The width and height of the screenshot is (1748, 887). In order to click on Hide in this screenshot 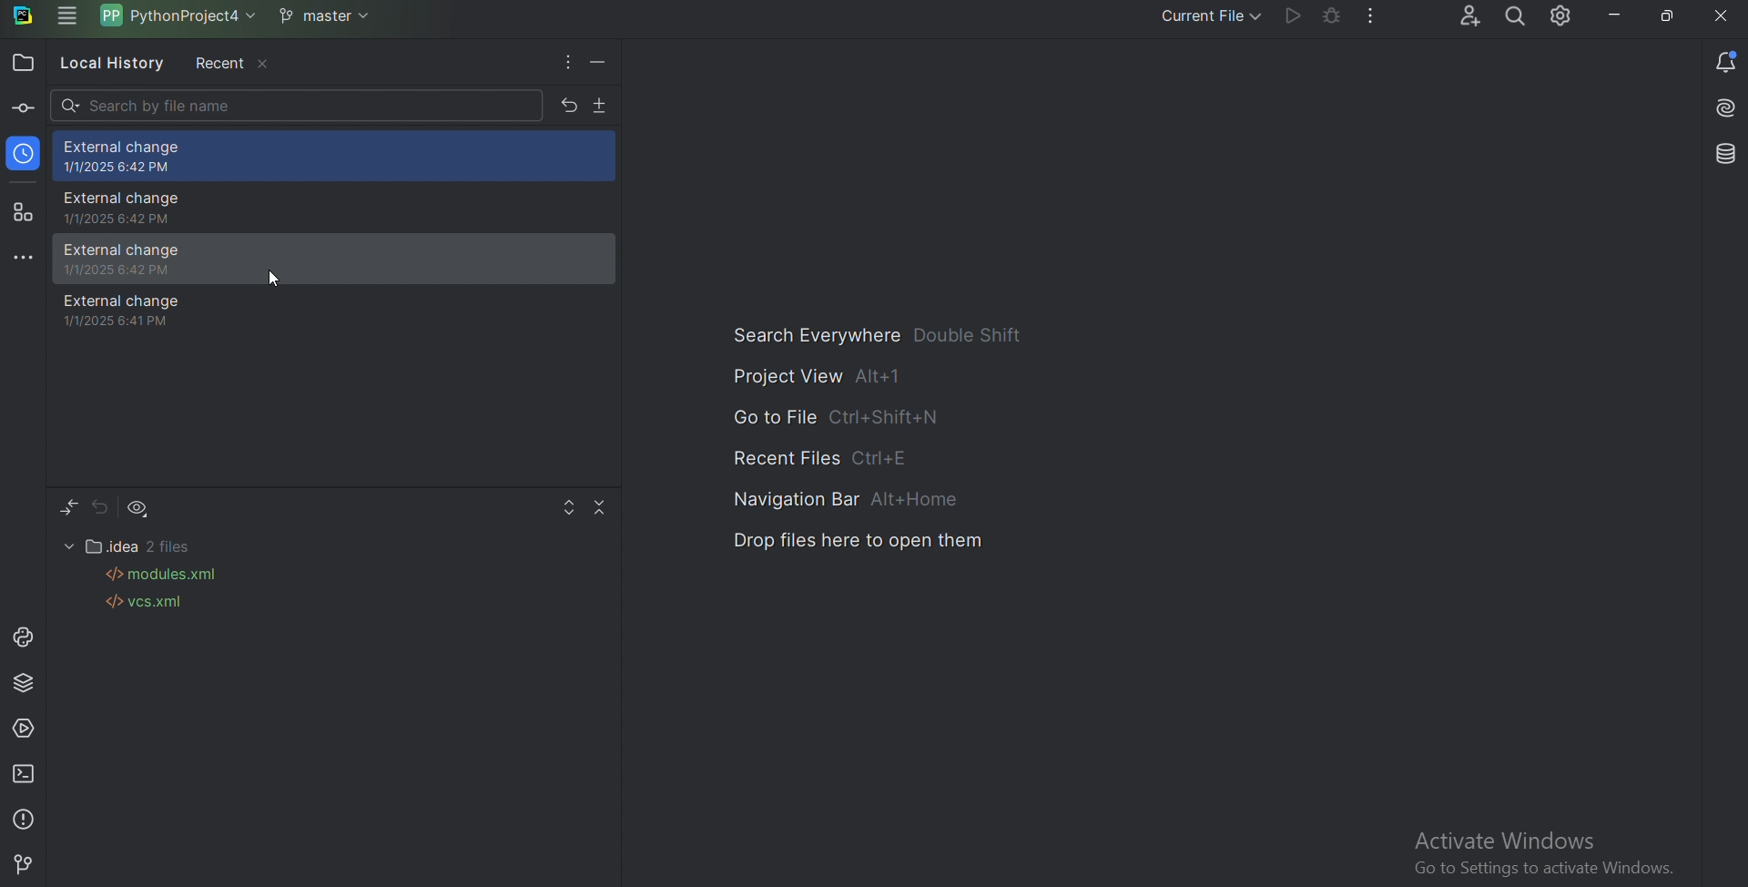, I will do `click(604, 63)`.